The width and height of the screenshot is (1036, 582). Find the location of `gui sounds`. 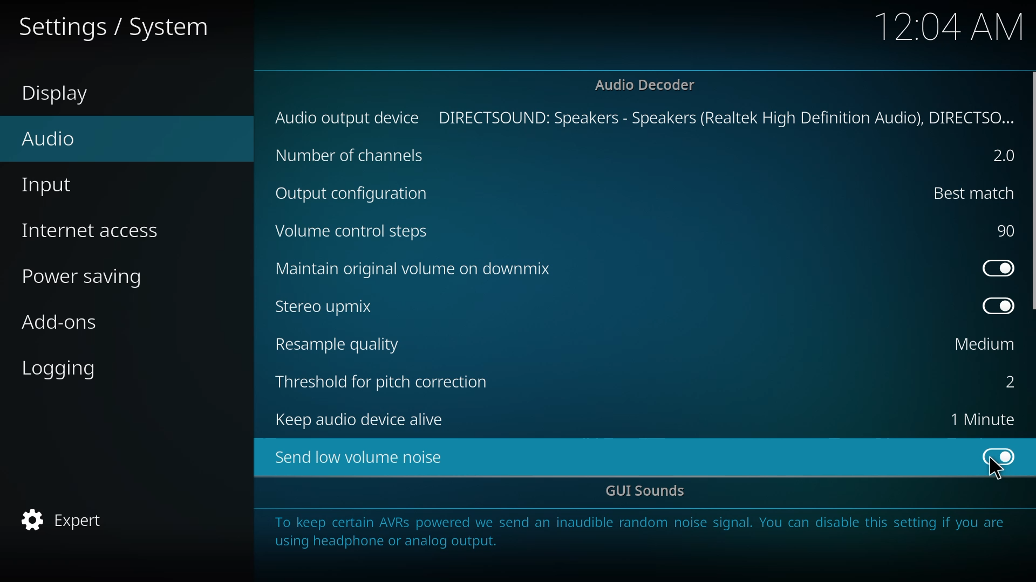

gui sounds is located at coordinates (648, 492).